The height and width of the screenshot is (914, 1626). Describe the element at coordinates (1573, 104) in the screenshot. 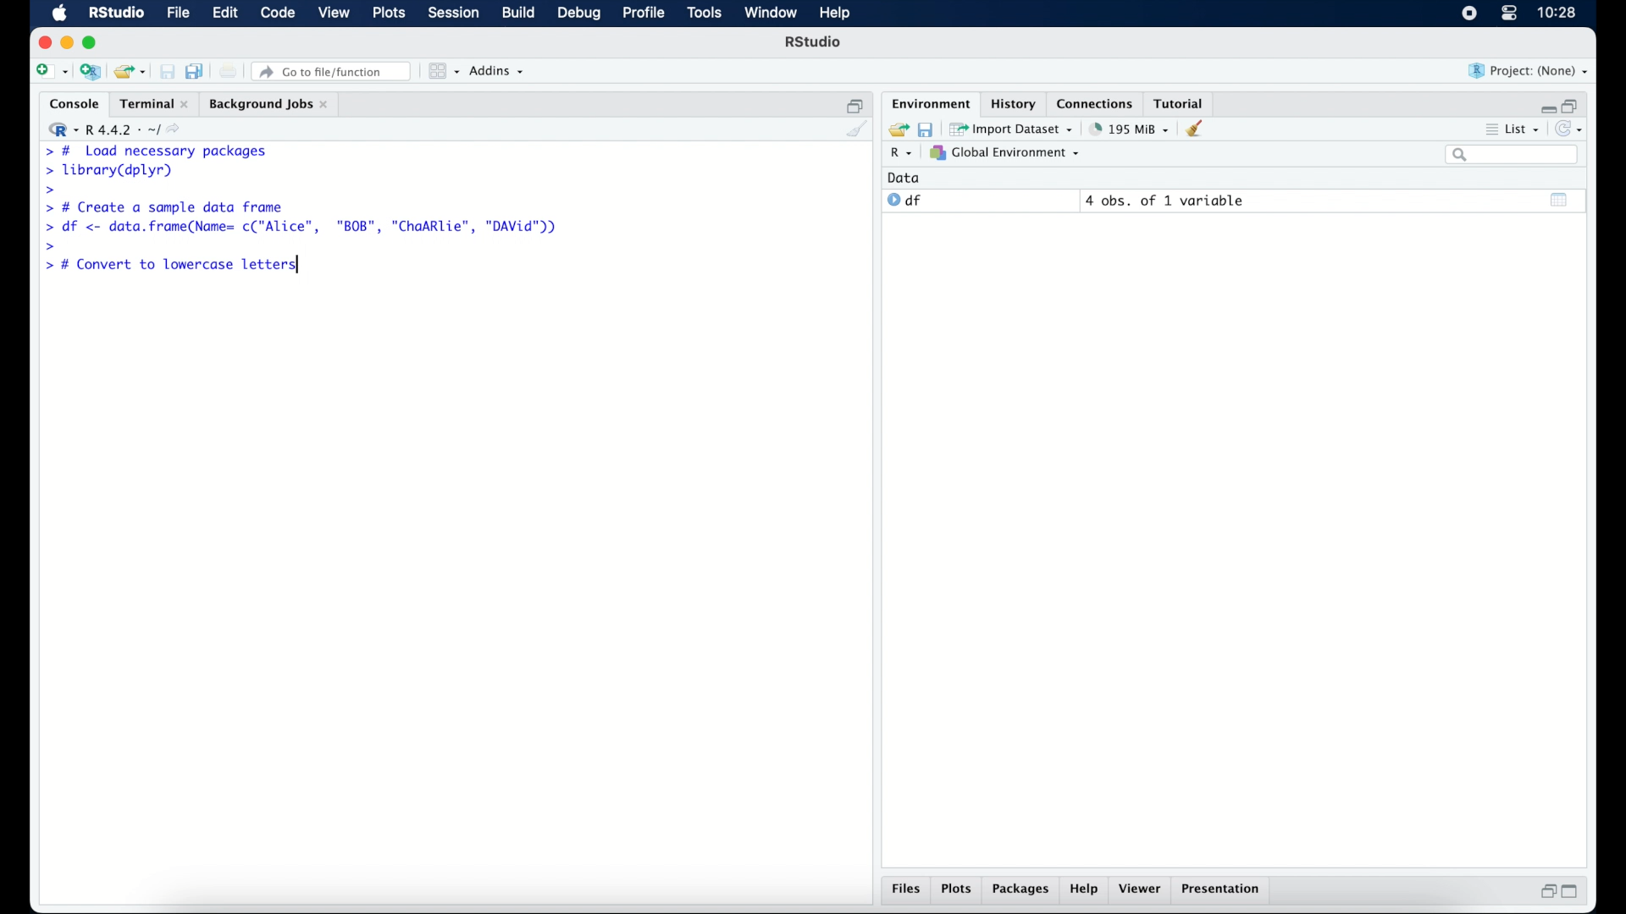

I see `restore down` at that location.